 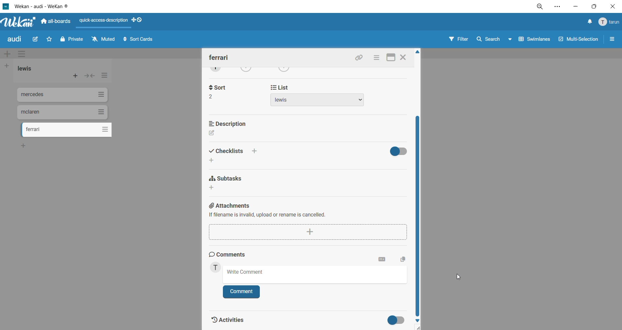 What do you see at coordinates (361, 59) in the screenshot?
I see `copy link` at bounding box center [361, 59].